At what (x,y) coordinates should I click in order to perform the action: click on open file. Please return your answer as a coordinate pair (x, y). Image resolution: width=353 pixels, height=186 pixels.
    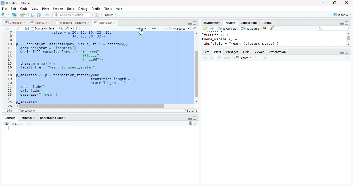
    Looking at the image, I should click on (24, 15).